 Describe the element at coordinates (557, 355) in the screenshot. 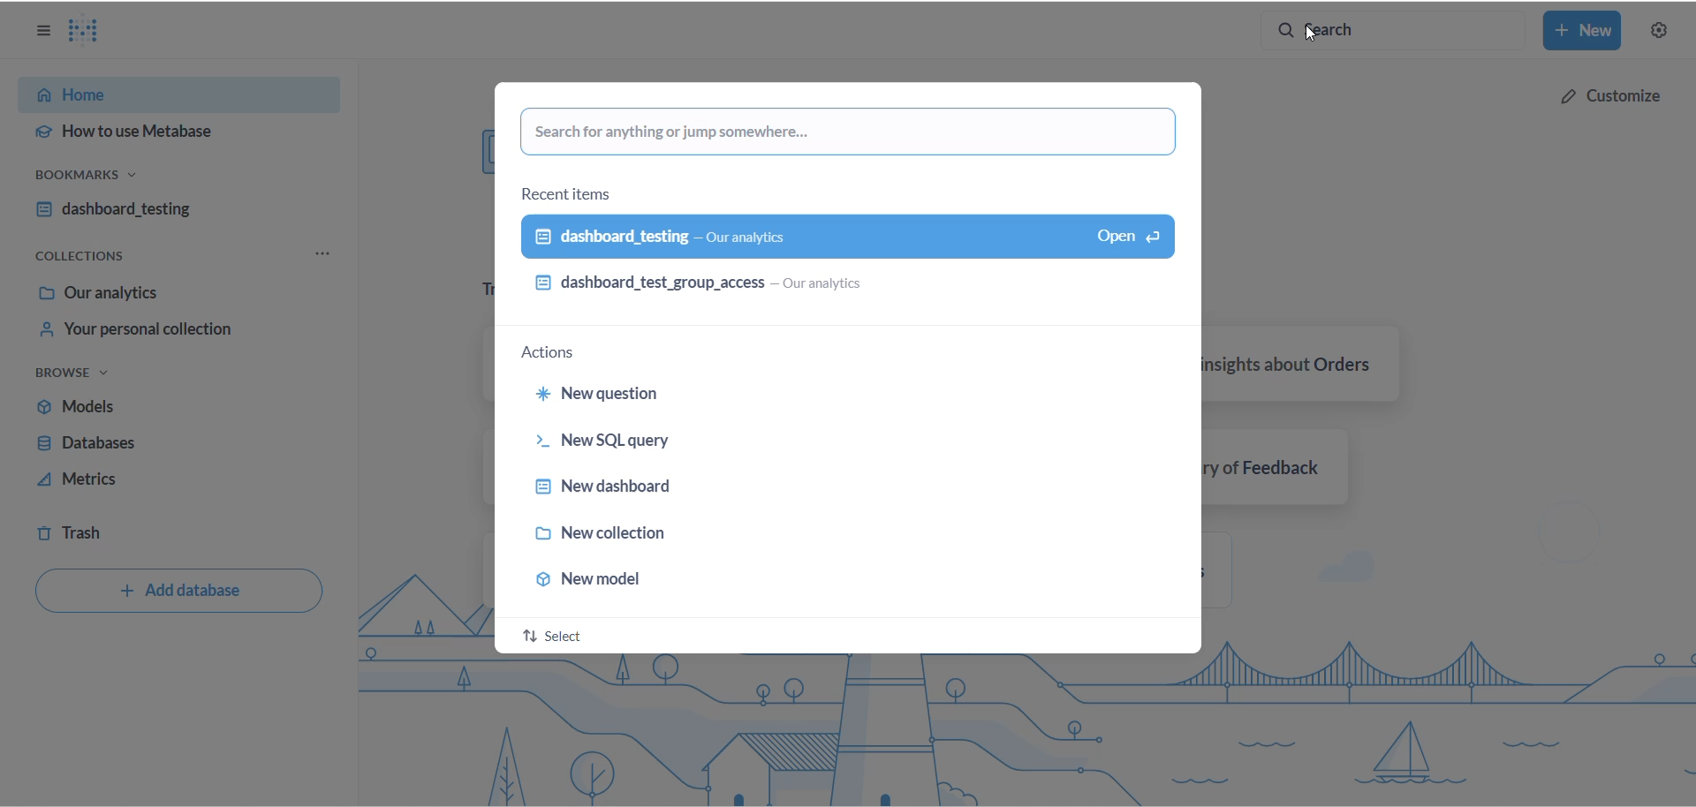

I see `action ` at that location.